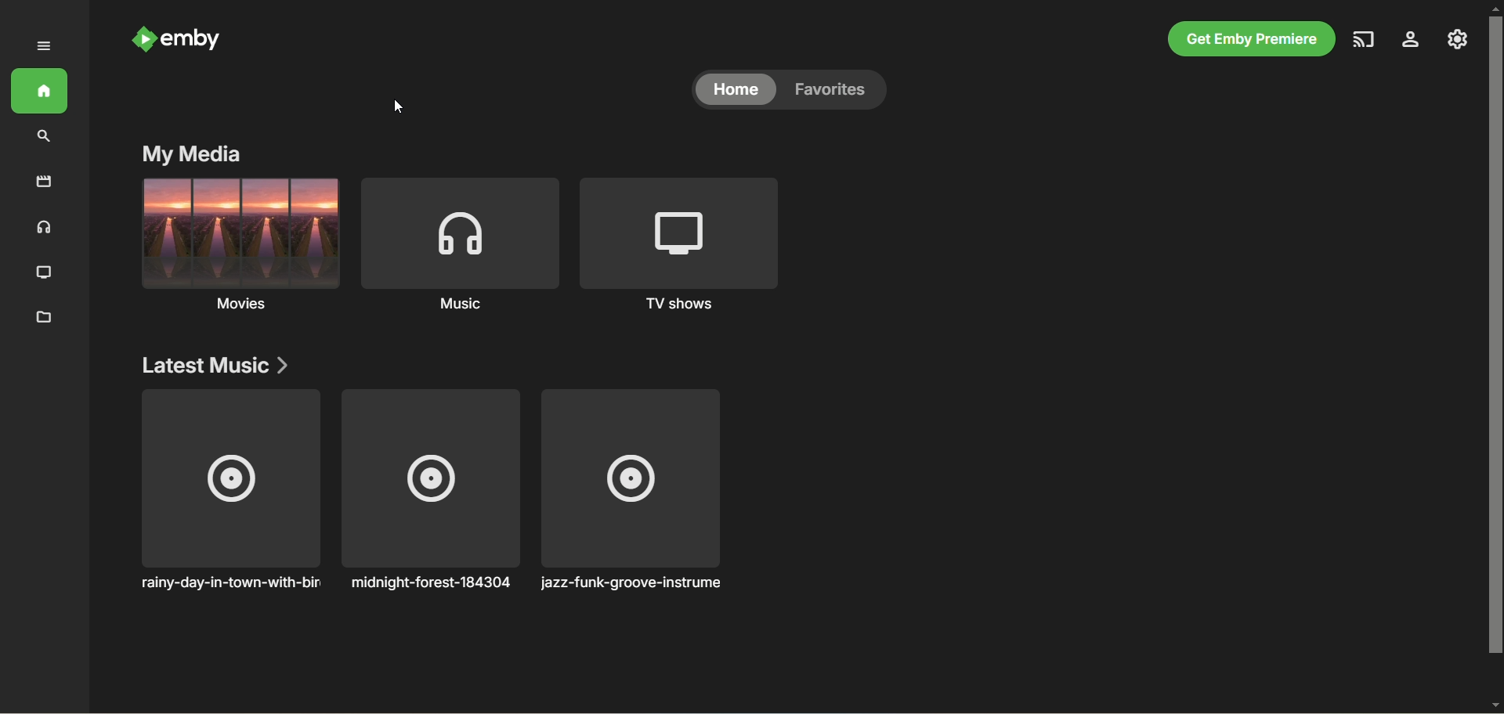  What do you see at coordinates (39, 318) in the screenshot?
I see `metadata manager` at bounding box center [39, 318].